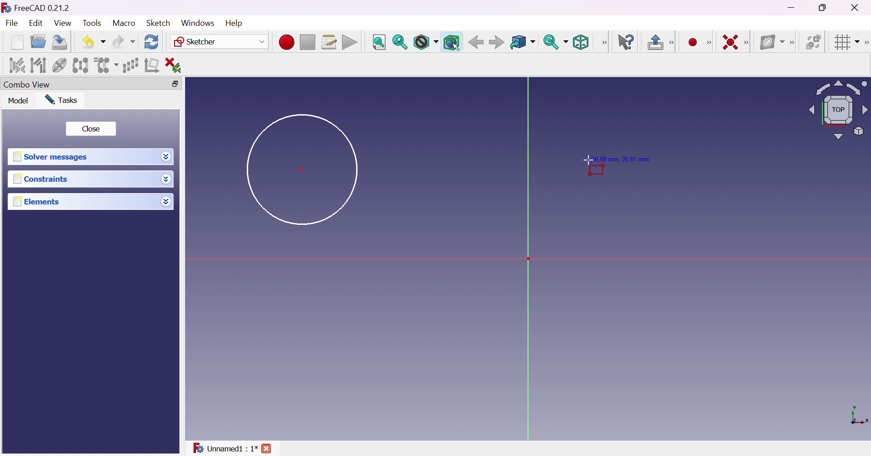  Describe the element at coordinates (81, 65) in the screenshot. I see `Symmetry` at that location.